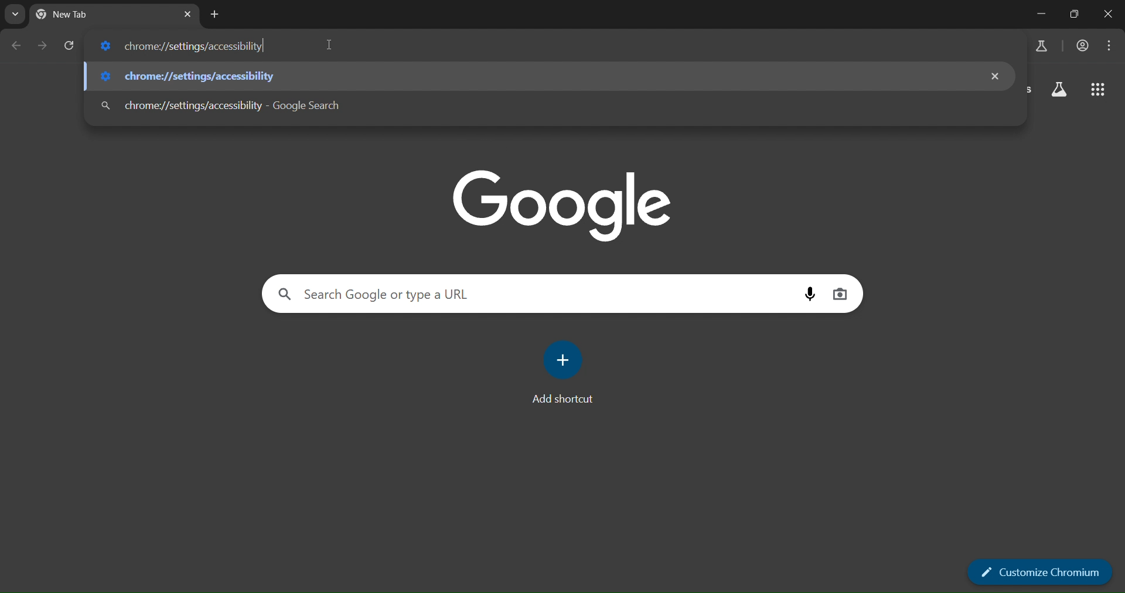 Image resolution: width=1125 pixels, height=593 pixels. I want to click on current tab, so click(82, 14).